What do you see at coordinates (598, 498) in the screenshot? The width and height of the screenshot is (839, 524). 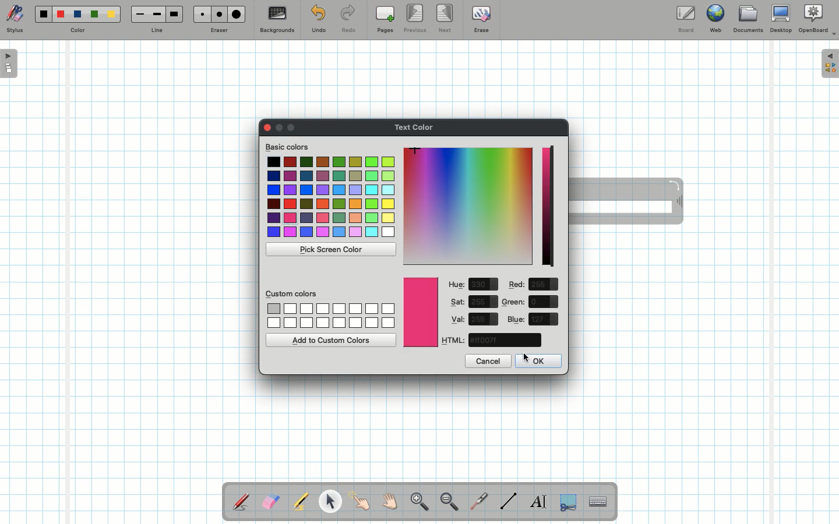 I see `Text input` at bounding box center [598, 498].